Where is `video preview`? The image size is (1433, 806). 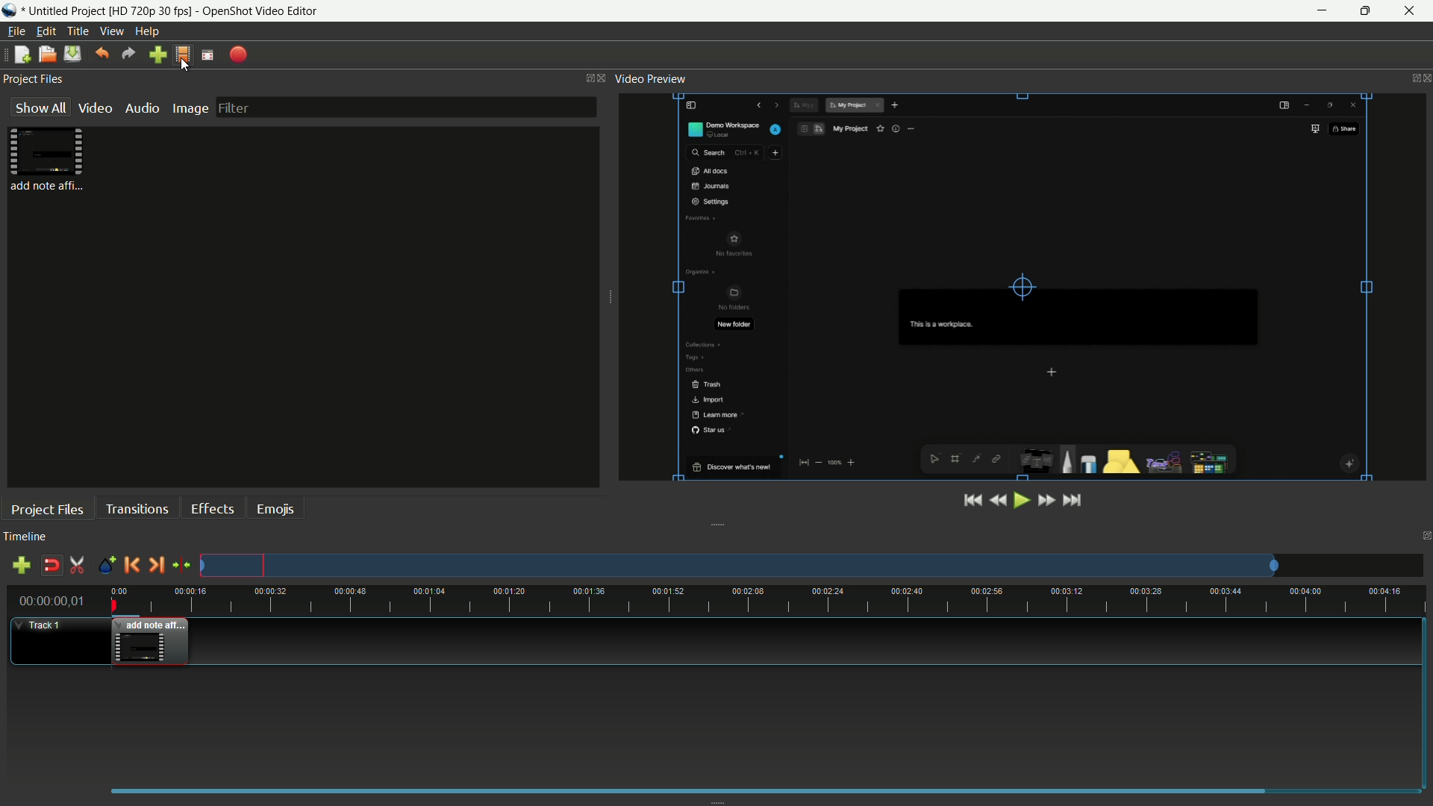
video preview is located at coordinates (1023, 286).